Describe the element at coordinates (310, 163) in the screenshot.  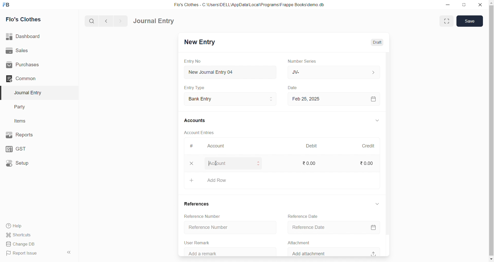
I see `₹ 0.00` at that location.